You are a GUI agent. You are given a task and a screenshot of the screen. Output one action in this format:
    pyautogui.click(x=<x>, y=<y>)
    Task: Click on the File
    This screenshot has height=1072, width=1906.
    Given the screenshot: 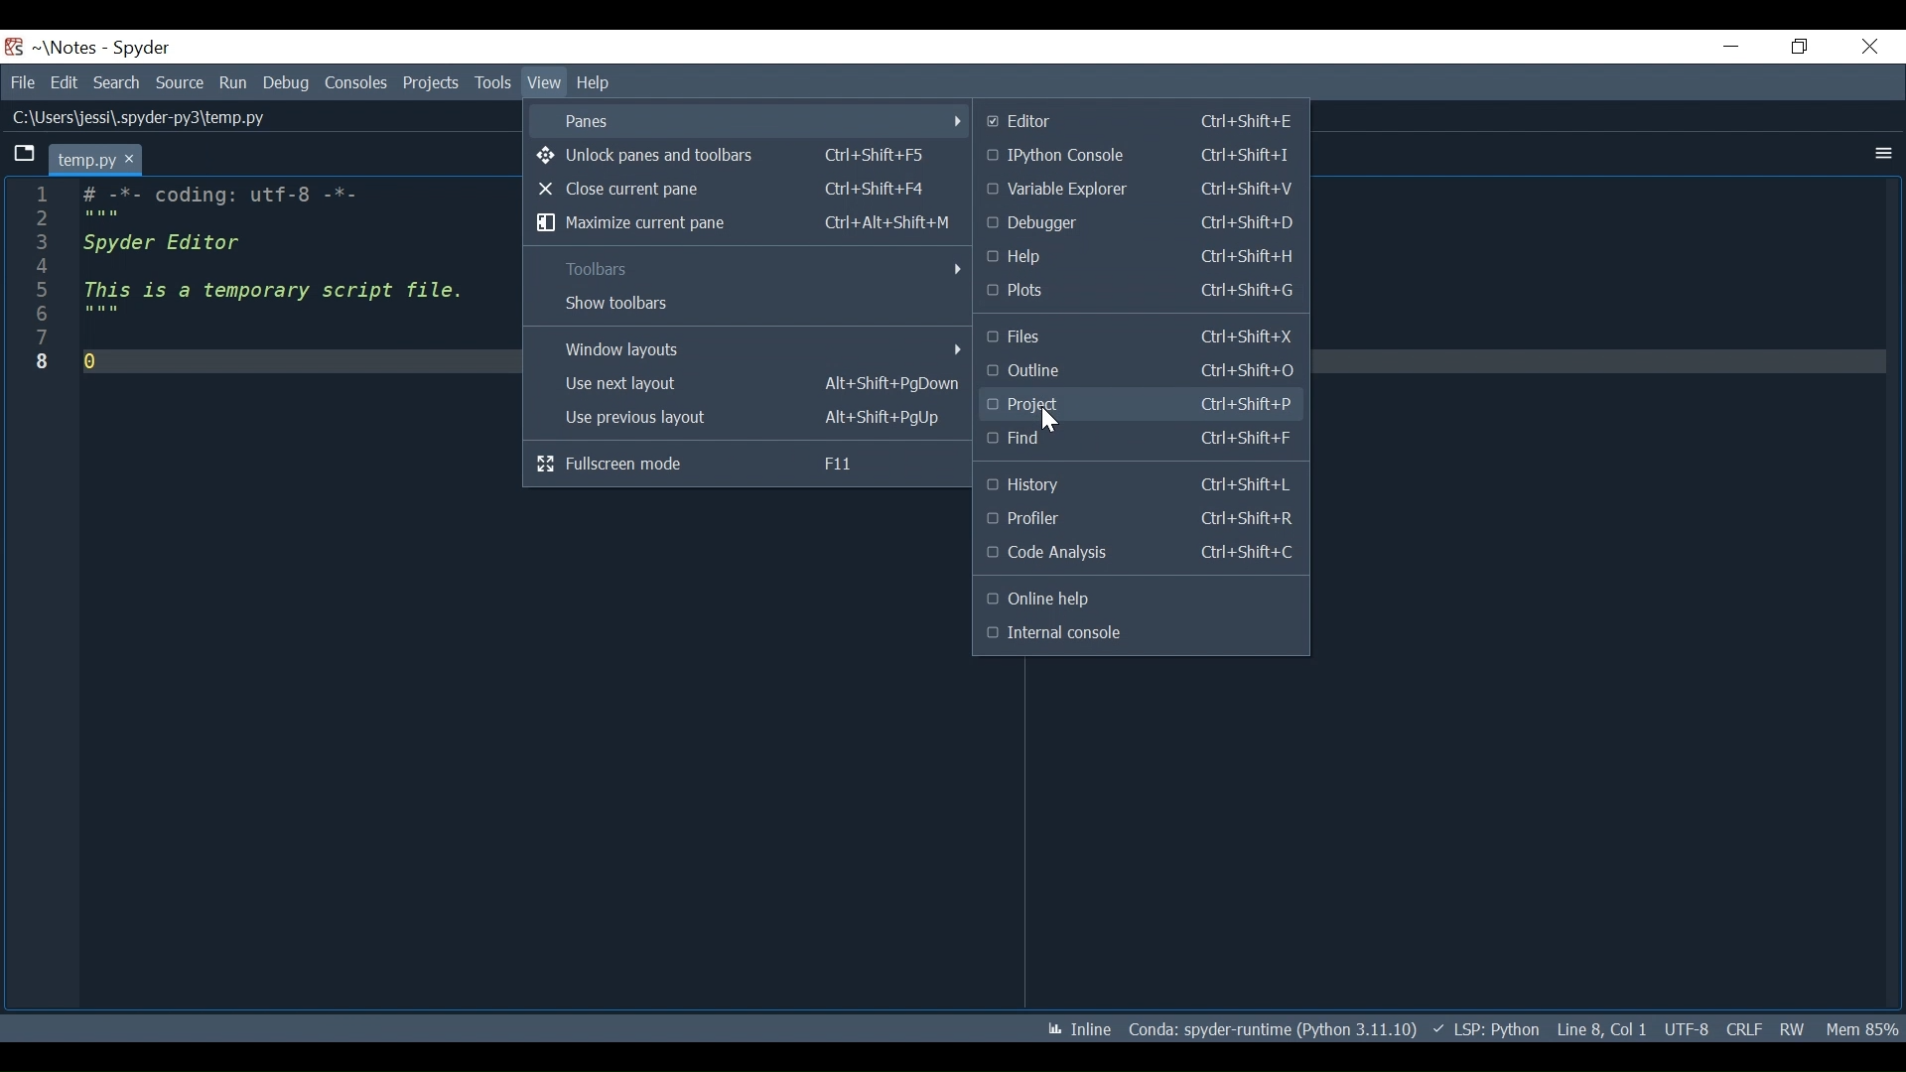 What is the action you would take?
    pyautogui.click(x=19, y=82)
    